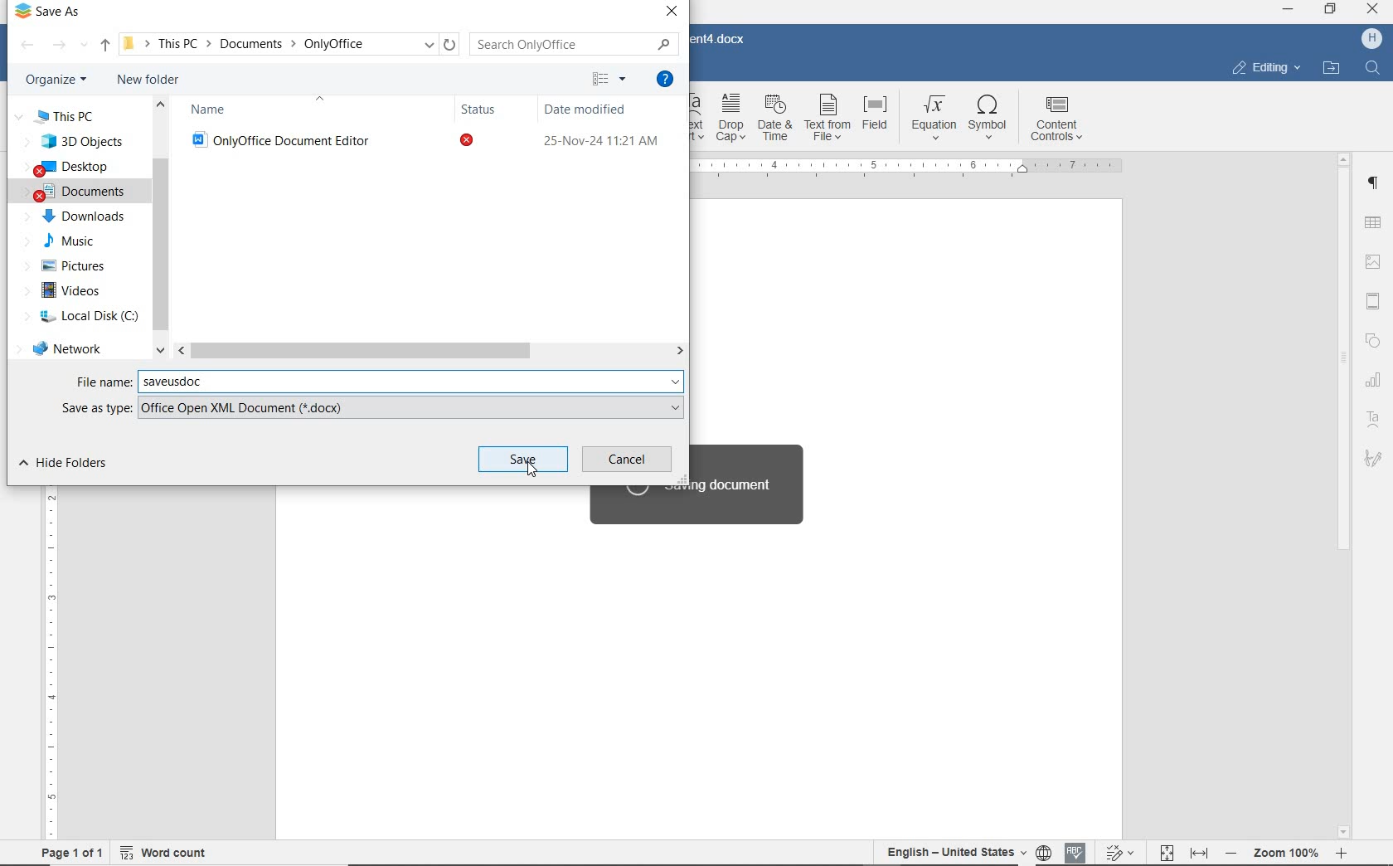  What do you see at coordinates (667, 79) in the screenshot?
I see `get help` at bounding box center [667, 79].